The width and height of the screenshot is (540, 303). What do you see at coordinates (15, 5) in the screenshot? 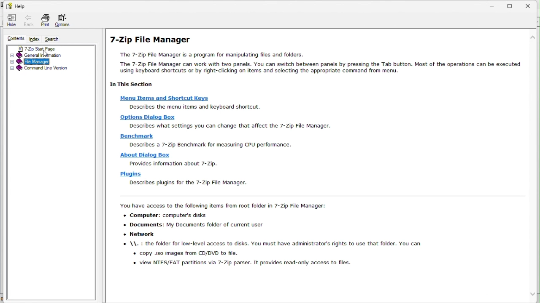
I see `` at bounding box center [15, 5].